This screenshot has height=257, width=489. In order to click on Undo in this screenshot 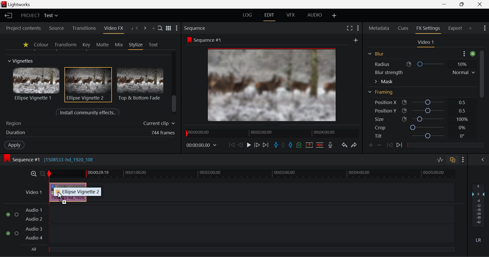, I will do `click(344, 144)`.